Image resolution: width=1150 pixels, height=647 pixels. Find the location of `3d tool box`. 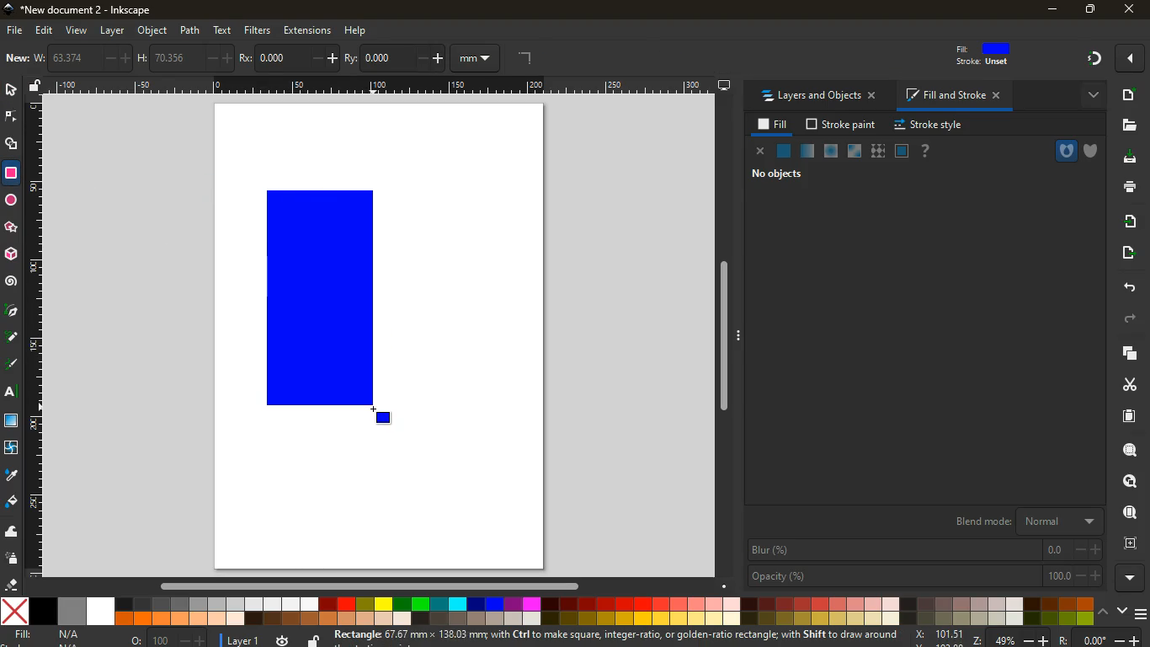

3d tool box is located at coordinates (11, 255).